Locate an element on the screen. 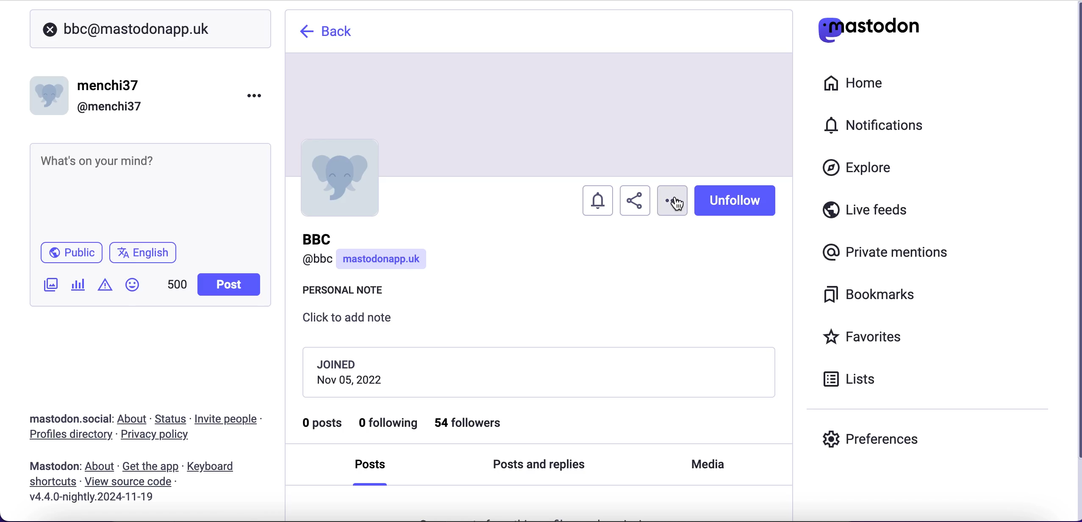 This screenshot has height=522, width=1082. personal note is located at coordinates (347, 292).